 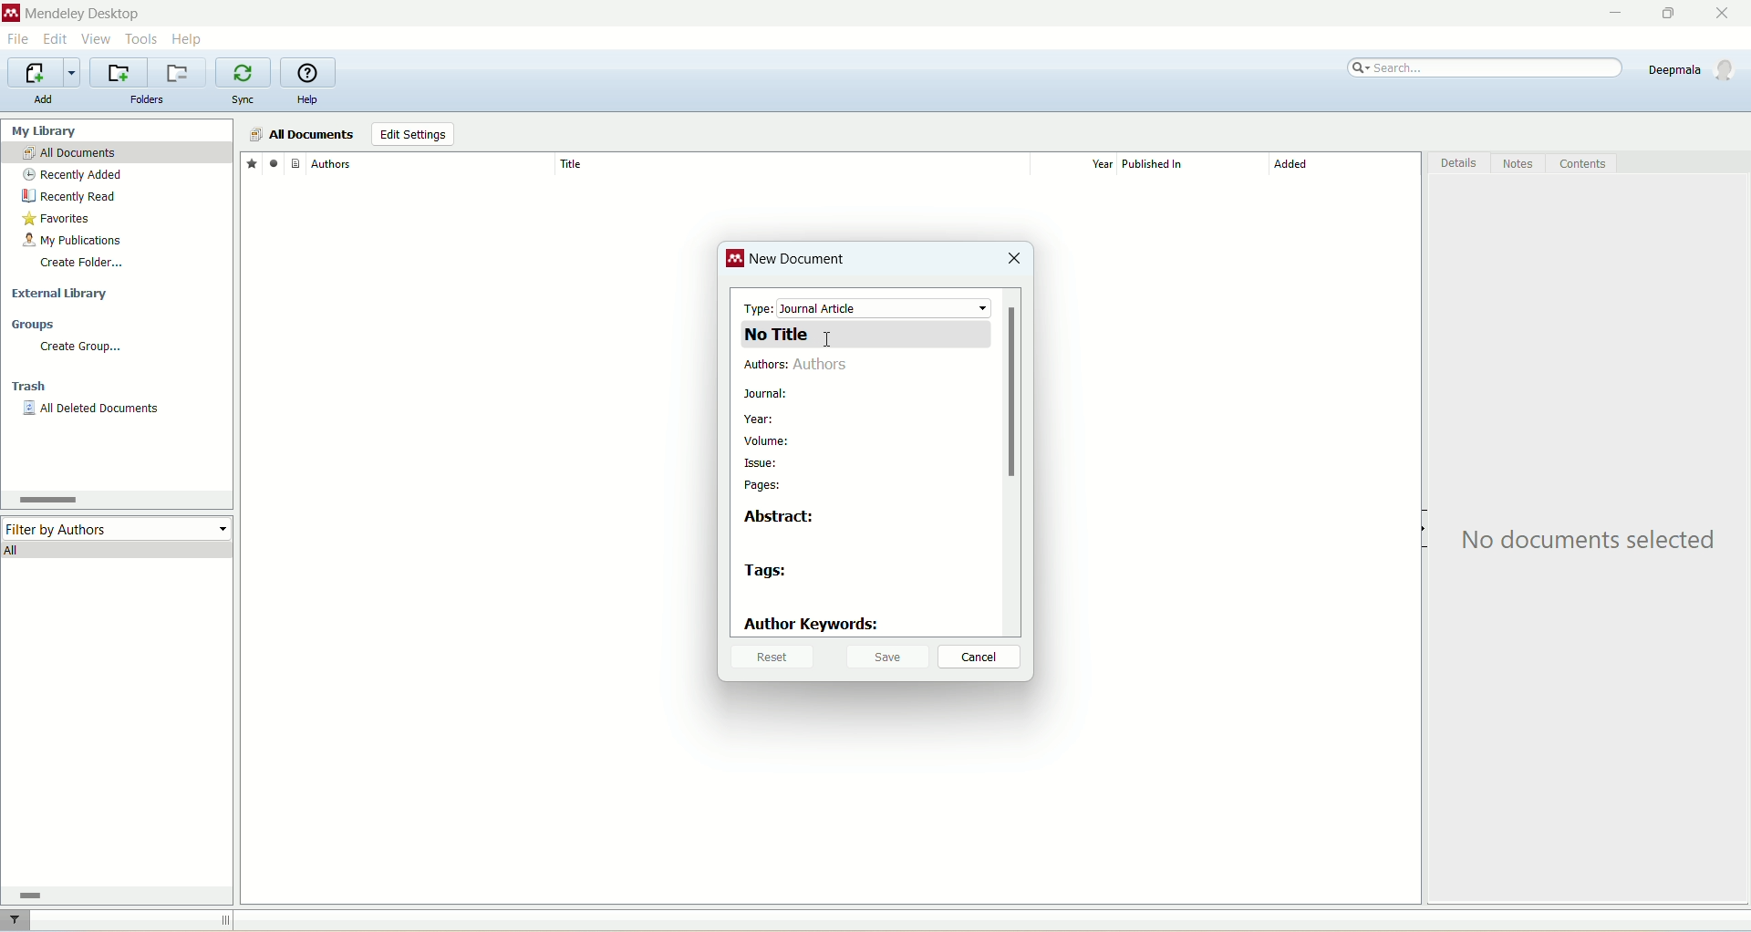 I want to click on title, so click(x=866, y=334).